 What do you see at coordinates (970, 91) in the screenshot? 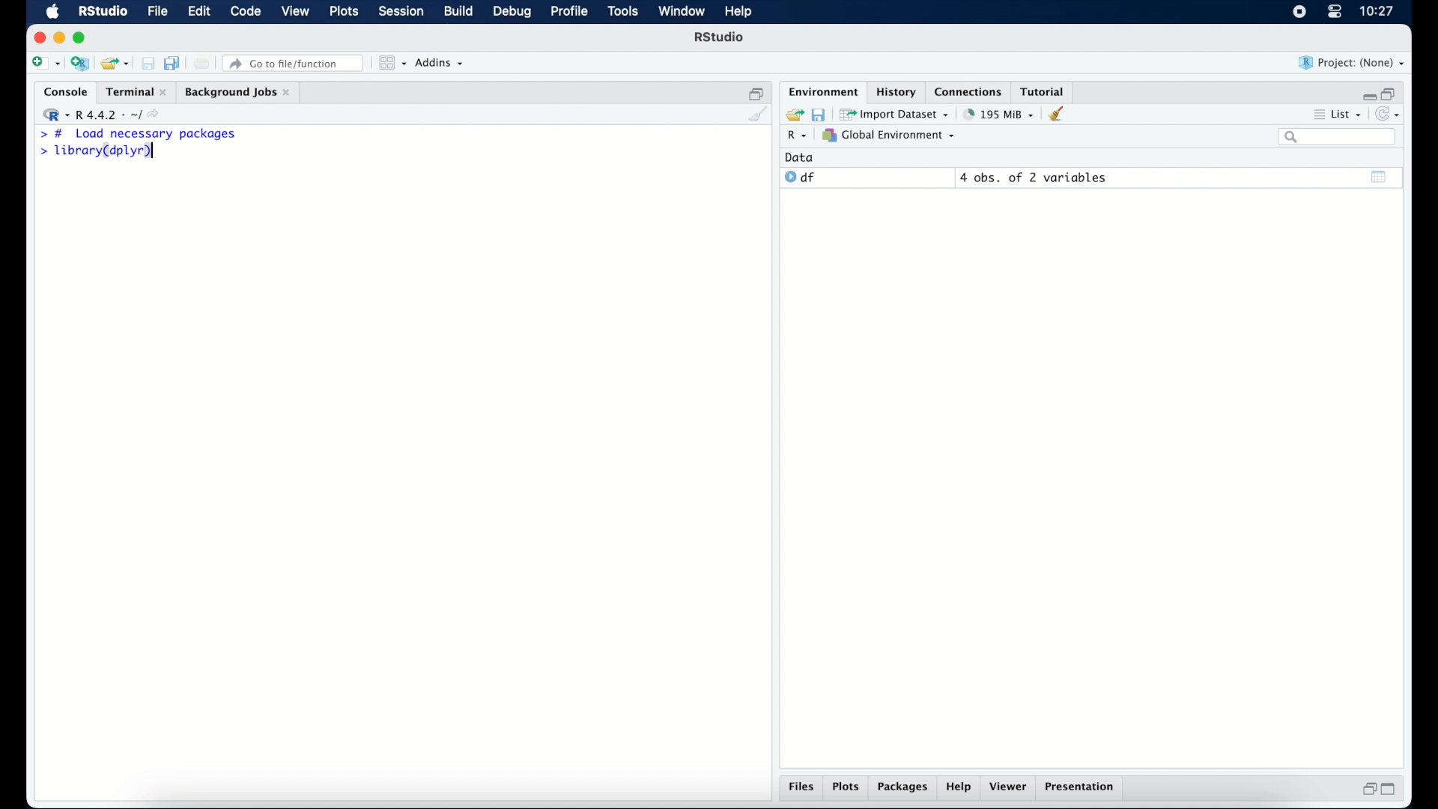
I see `connections` at bounding box center [970, 91].